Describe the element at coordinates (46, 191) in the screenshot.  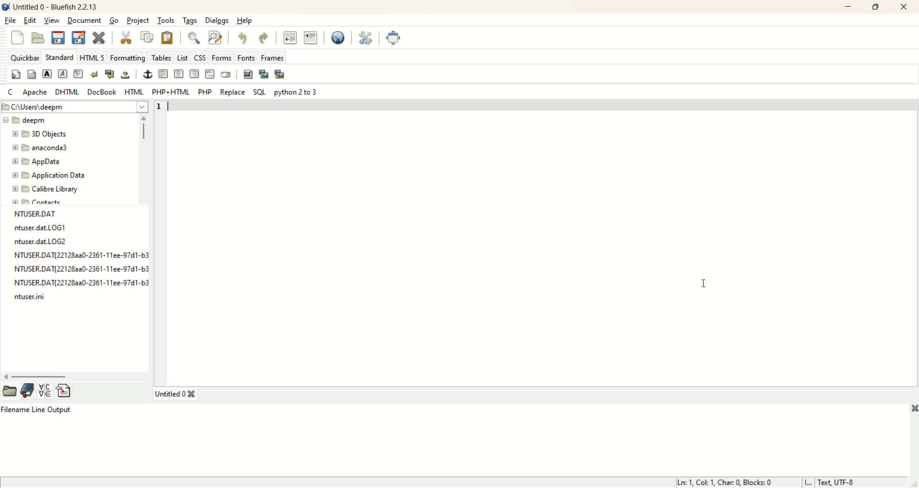
I see `calibre ` at that location.